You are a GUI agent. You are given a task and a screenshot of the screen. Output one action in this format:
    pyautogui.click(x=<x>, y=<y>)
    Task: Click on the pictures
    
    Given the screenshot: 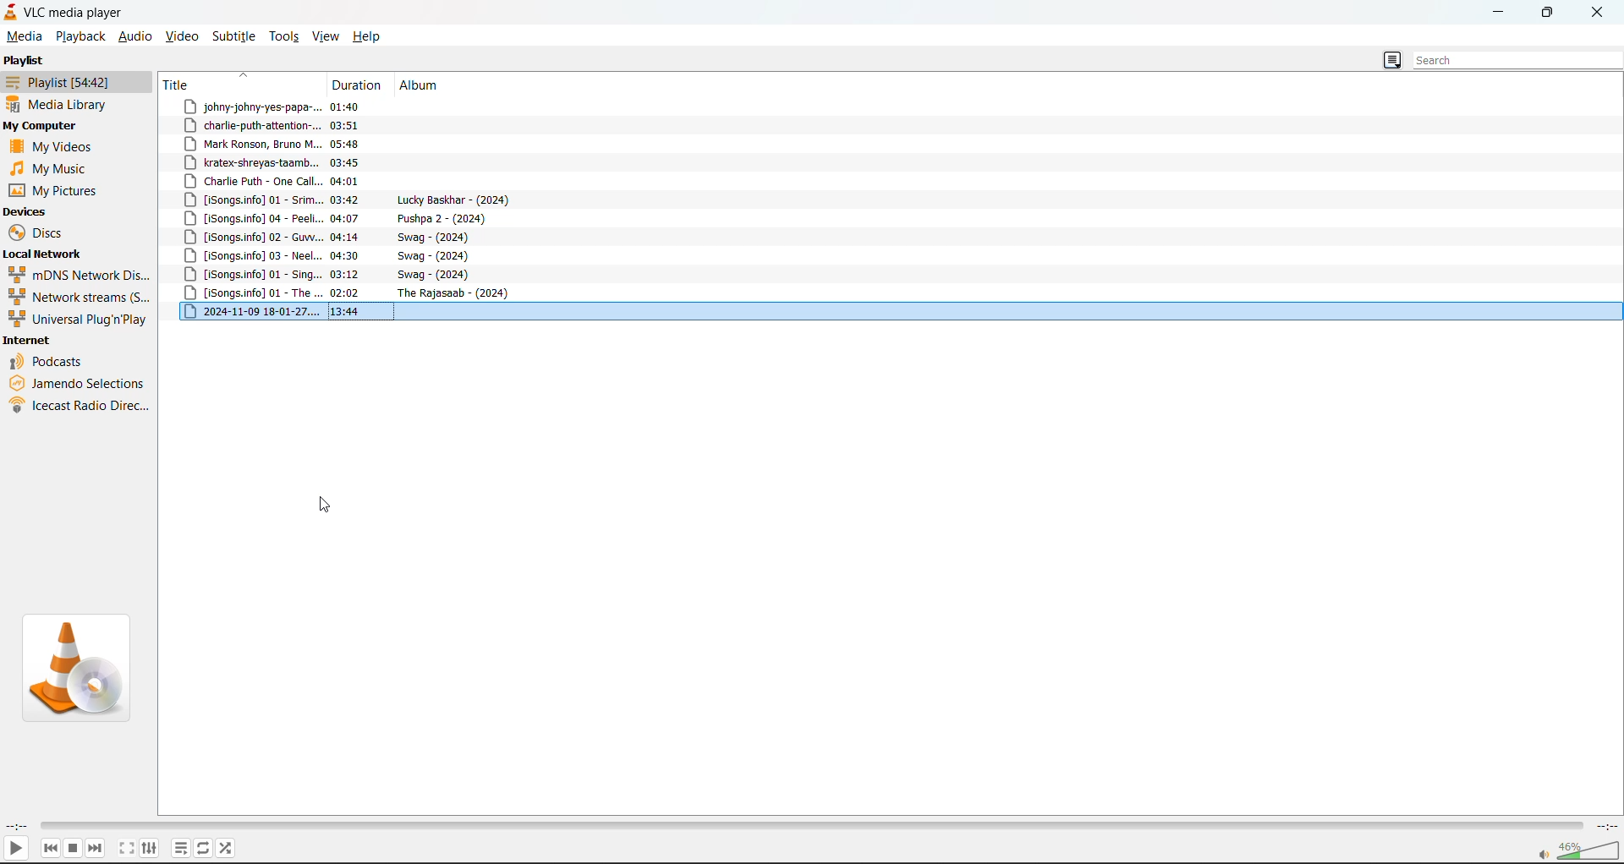 What is the action you would take?
    pyautogui.click(x=61, y=189)
    